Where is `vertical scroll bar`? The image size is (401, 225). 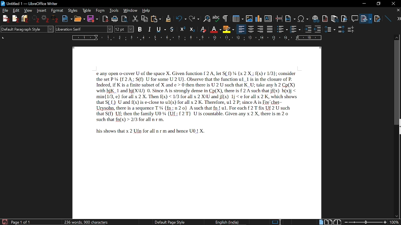 vertical scroll bar is located at coordinates (397, 82).